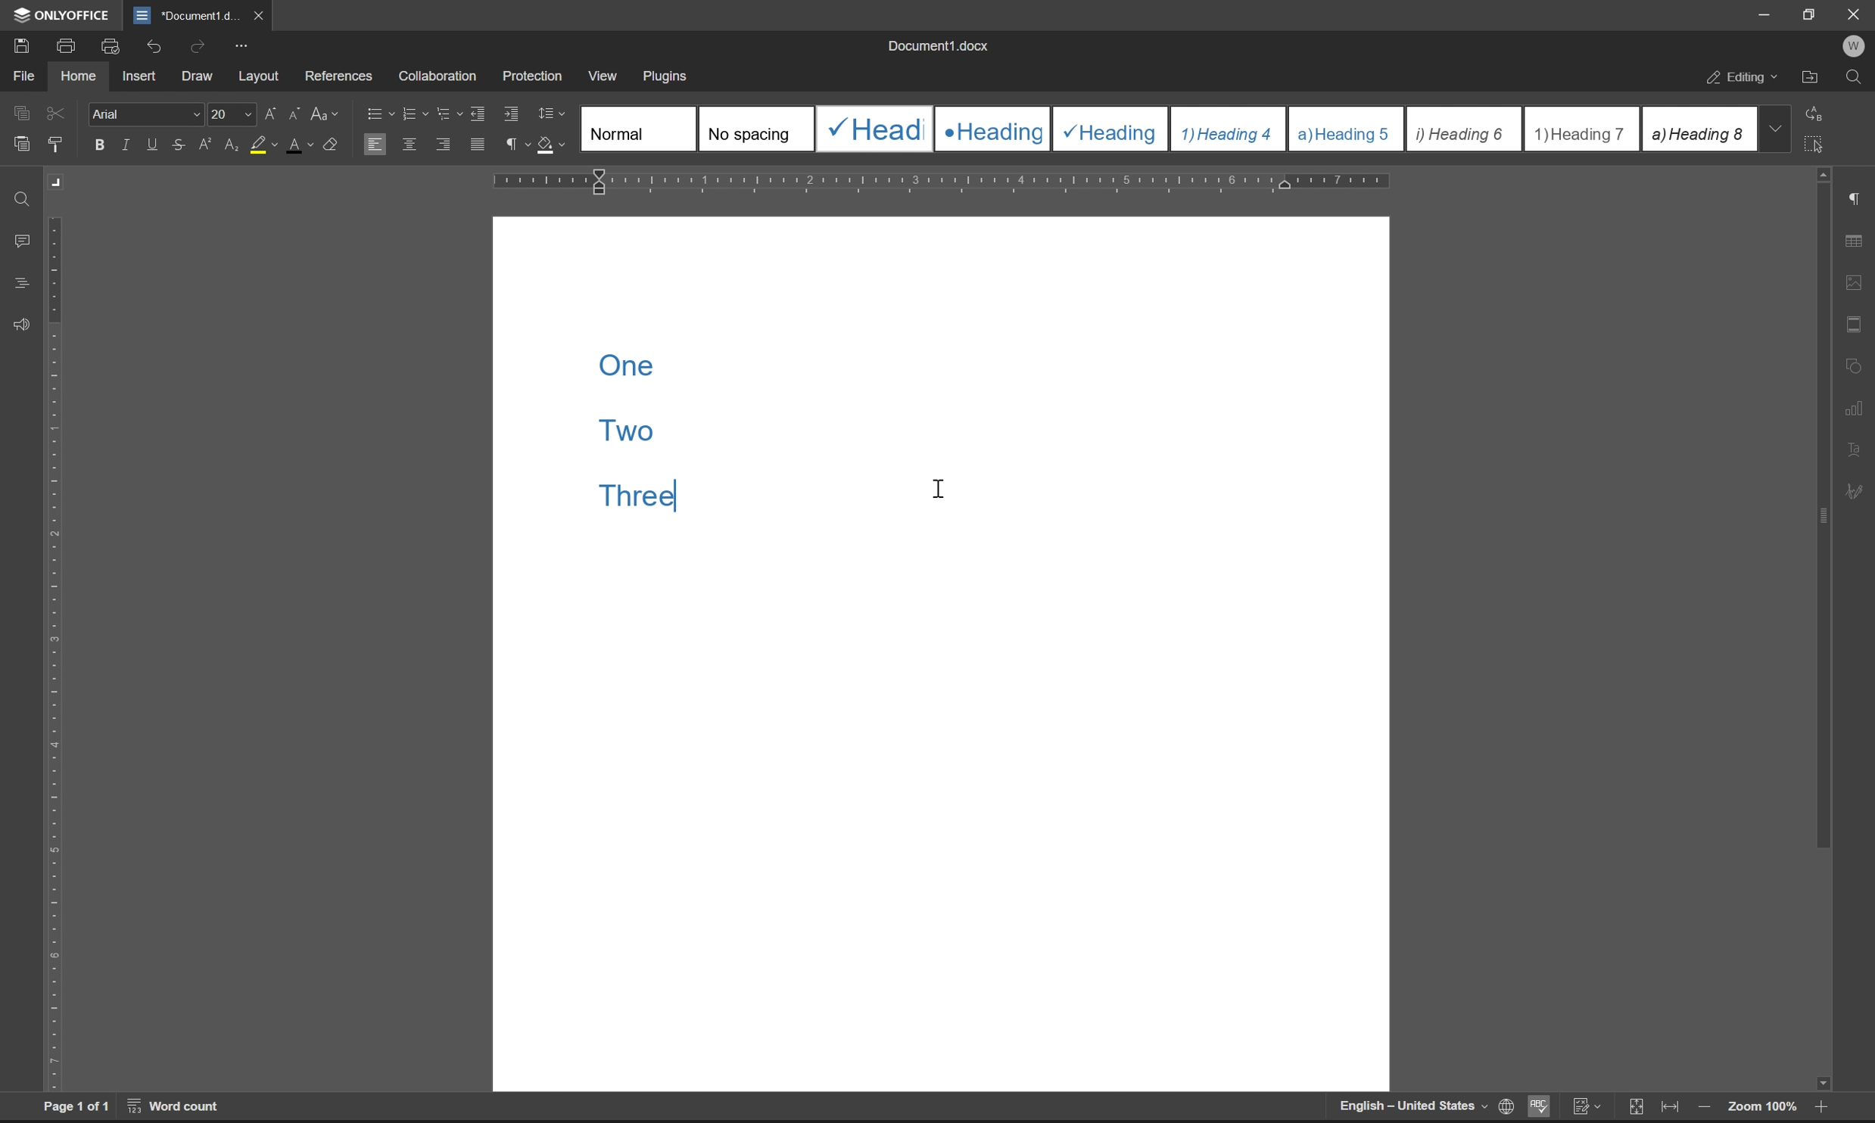  Describe the element at coordinates (1820, 630) in the screenshot. I see `scroll bar` at that location.